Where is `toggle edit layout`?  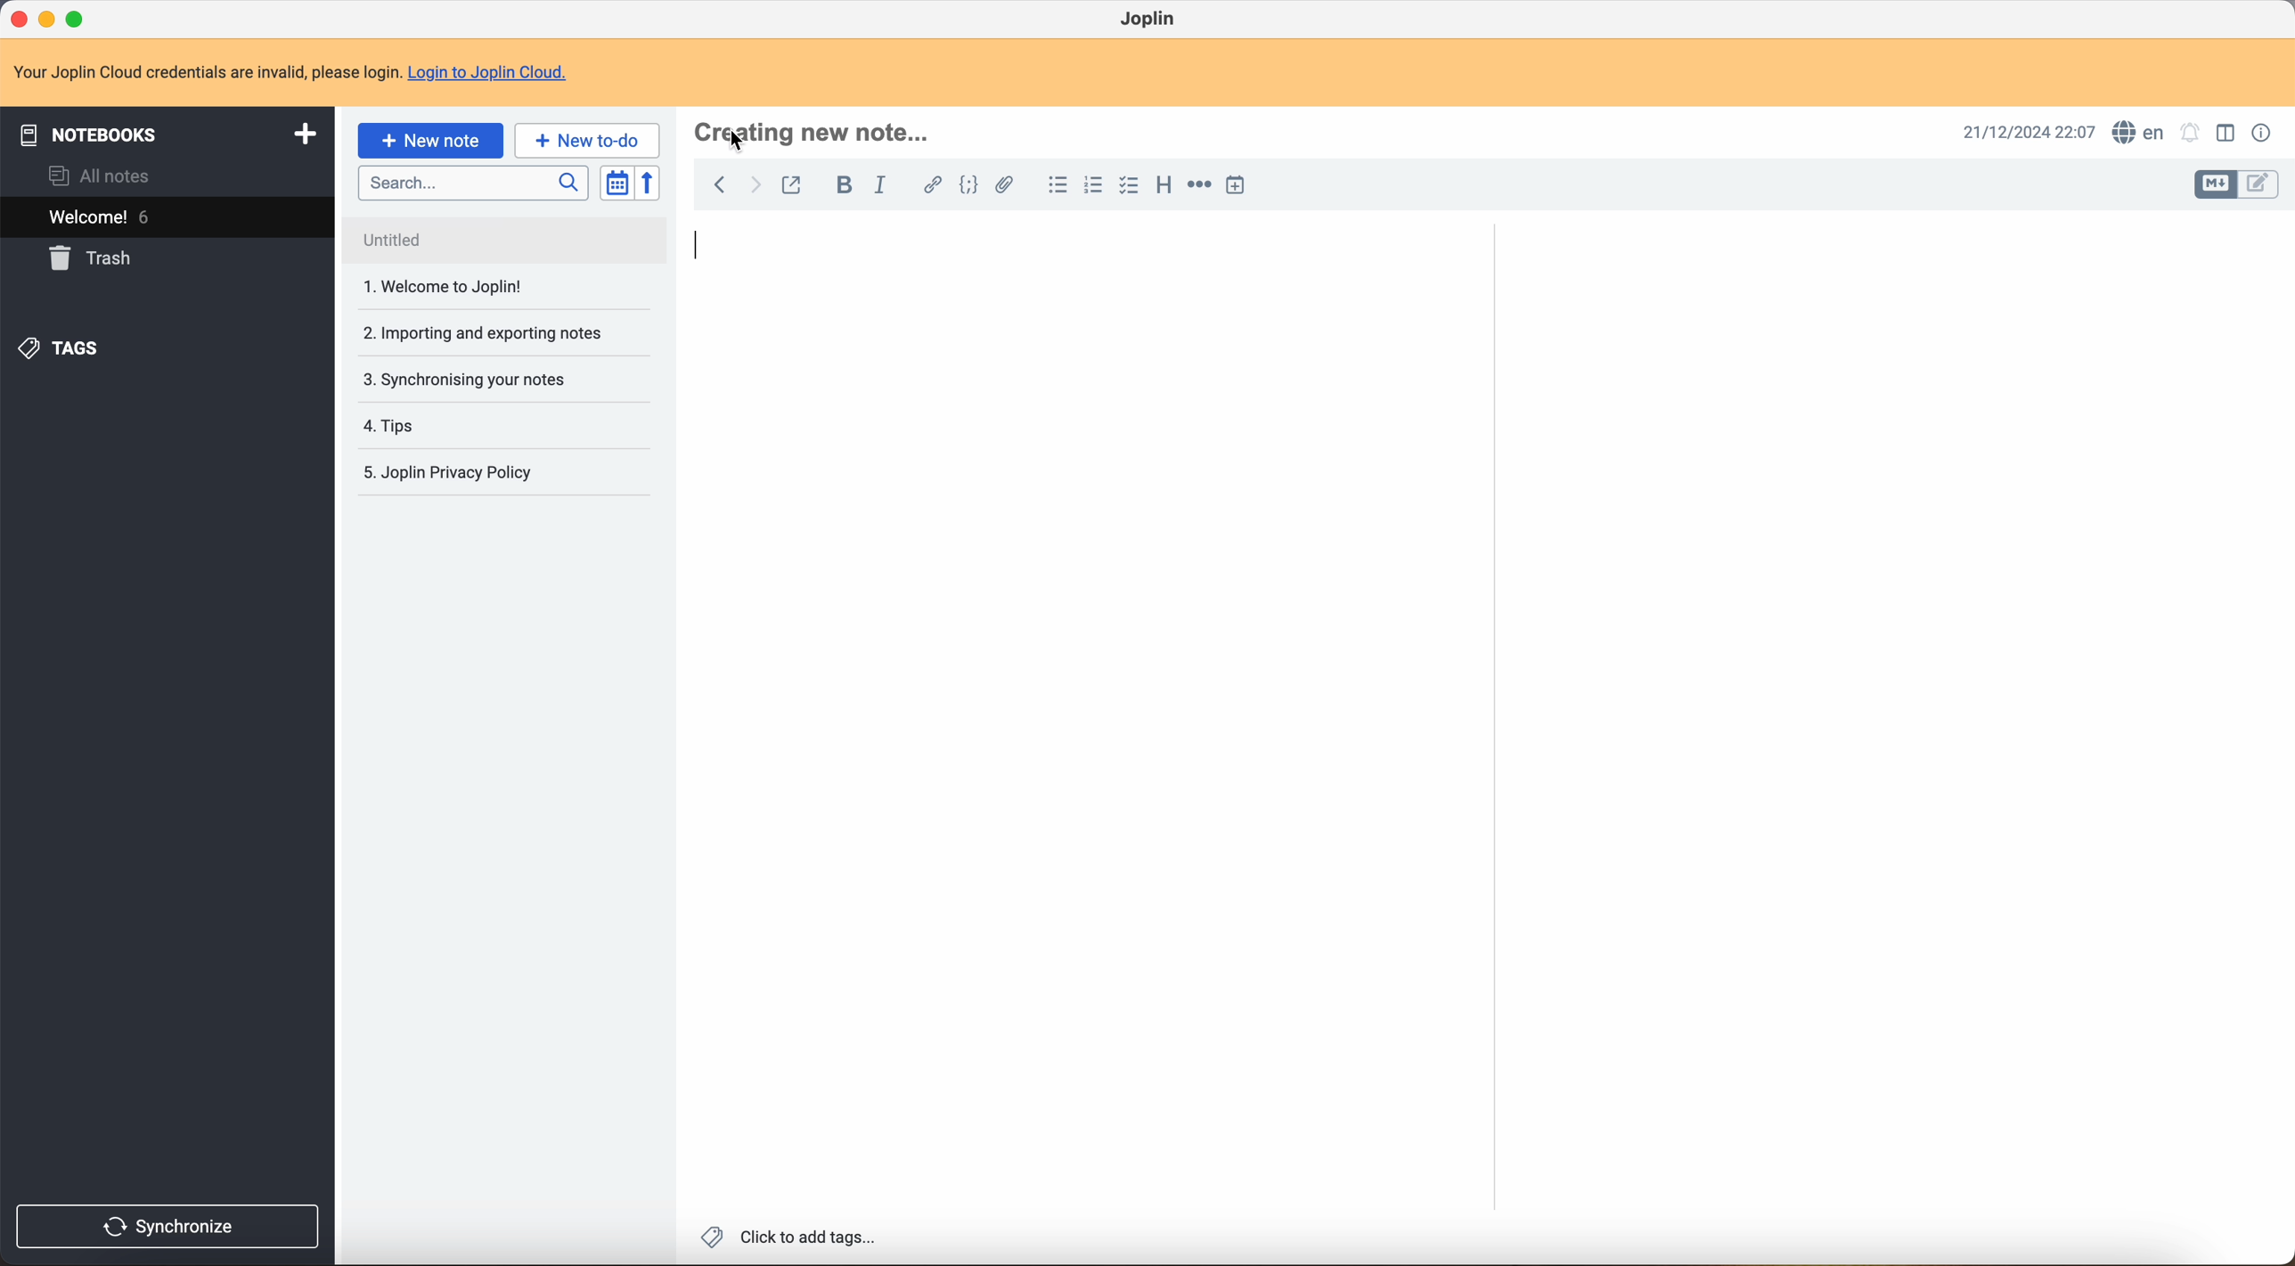 toggle edit layout is located at coordinates (2217, 185).